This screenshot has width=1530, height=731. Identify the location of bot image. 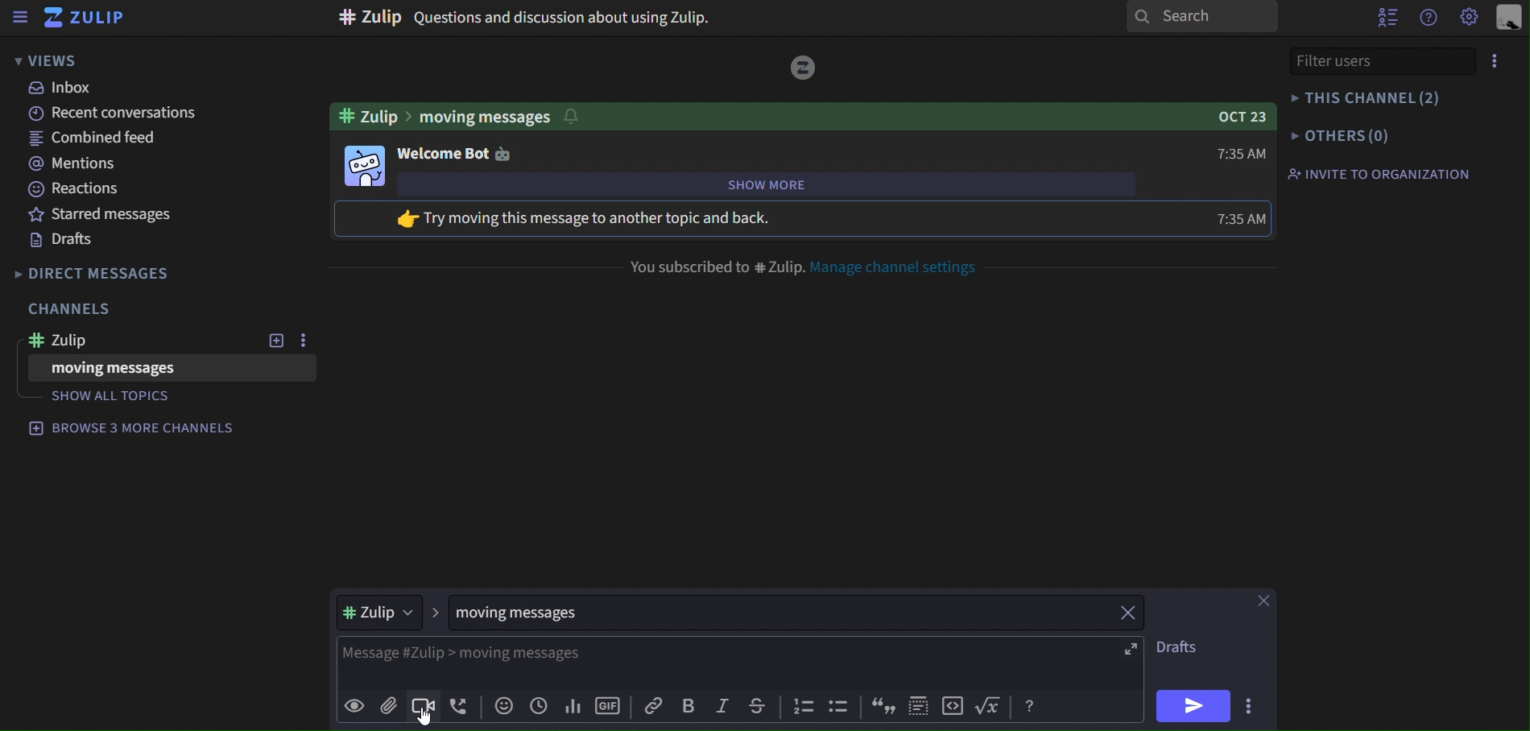
(364, 164).